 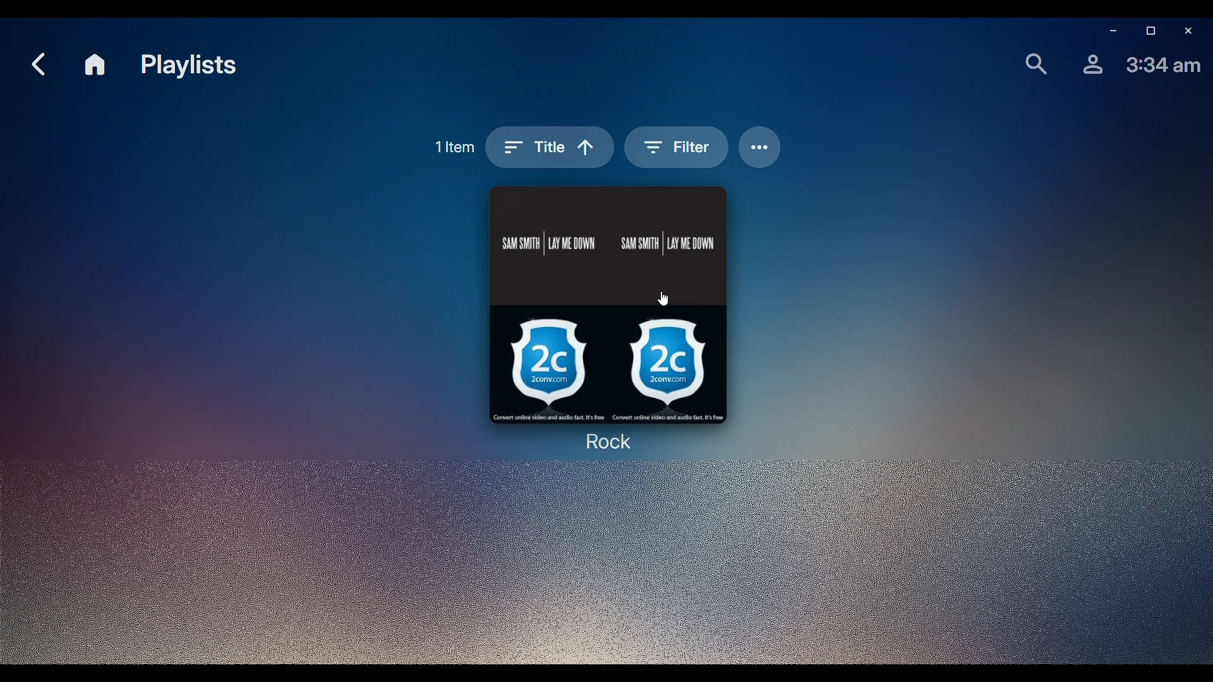 What do you see at coordinates (674, 147) in the screenshot?
I see `Filter` at bounding box center [674, 147].